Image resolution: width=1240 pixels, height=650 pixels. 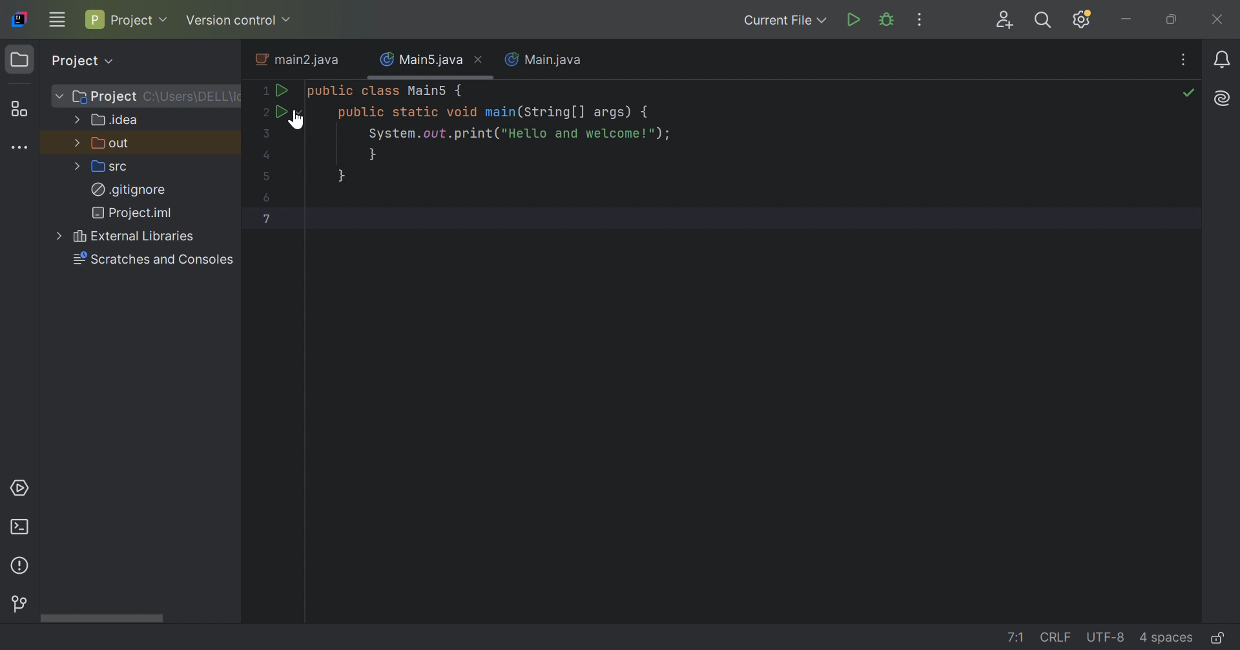 I want to click on Project, so click(x=104, y=98).